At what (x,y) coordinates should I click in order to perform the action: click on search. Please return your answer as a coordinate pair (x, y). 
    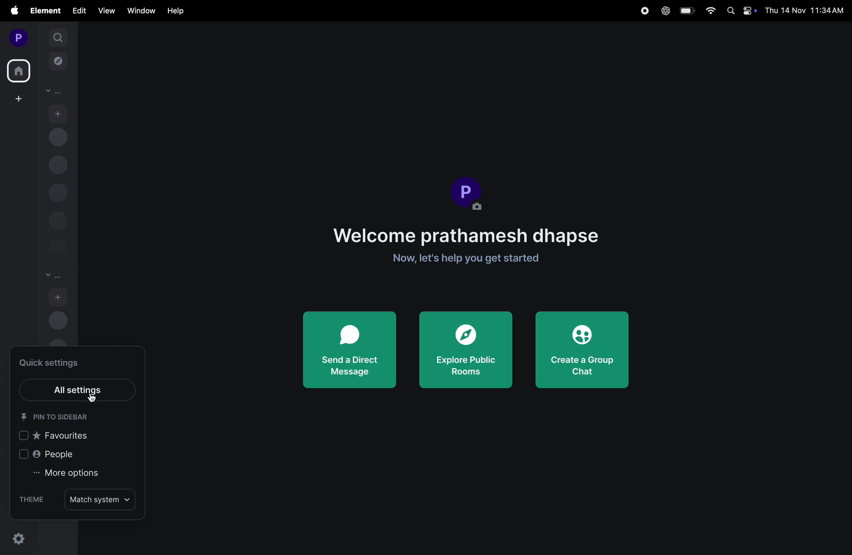
    Looking at the image, I should click on (58, 37).